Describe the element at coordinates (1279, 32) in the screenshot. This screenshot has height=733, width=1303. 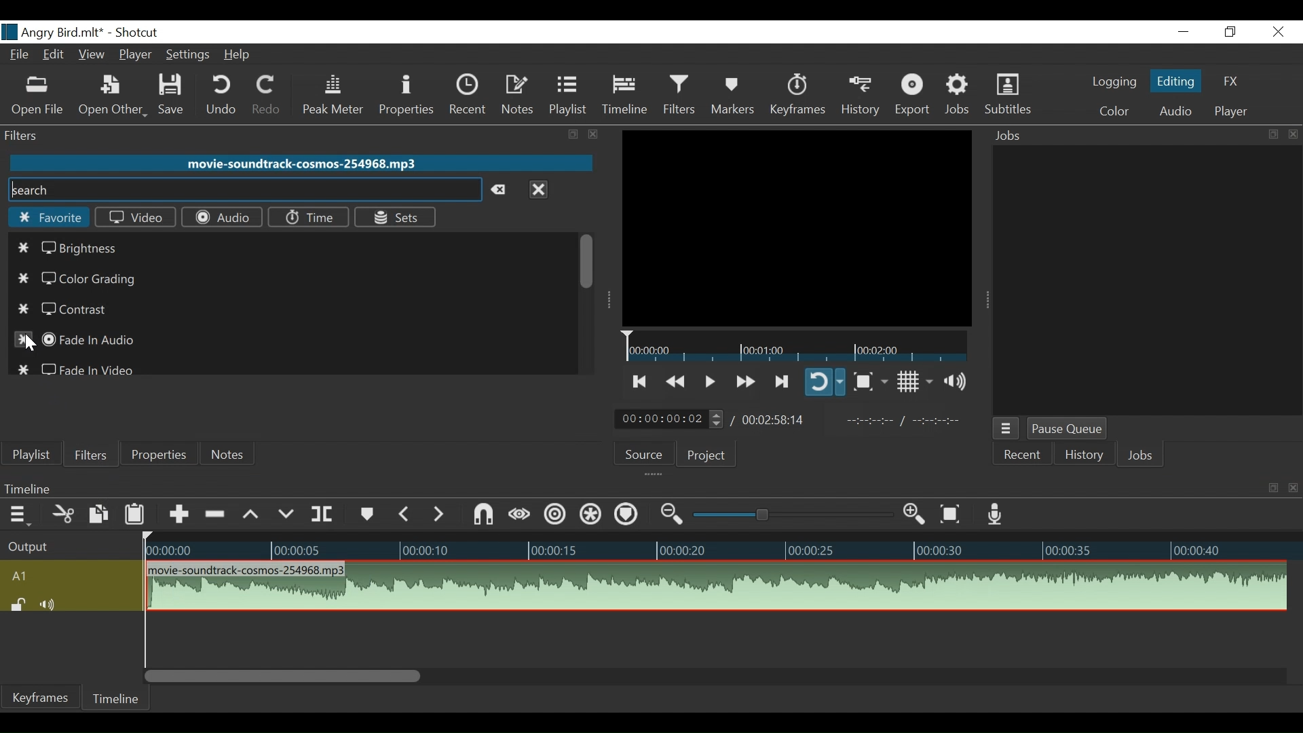
I see `Close` at that location.